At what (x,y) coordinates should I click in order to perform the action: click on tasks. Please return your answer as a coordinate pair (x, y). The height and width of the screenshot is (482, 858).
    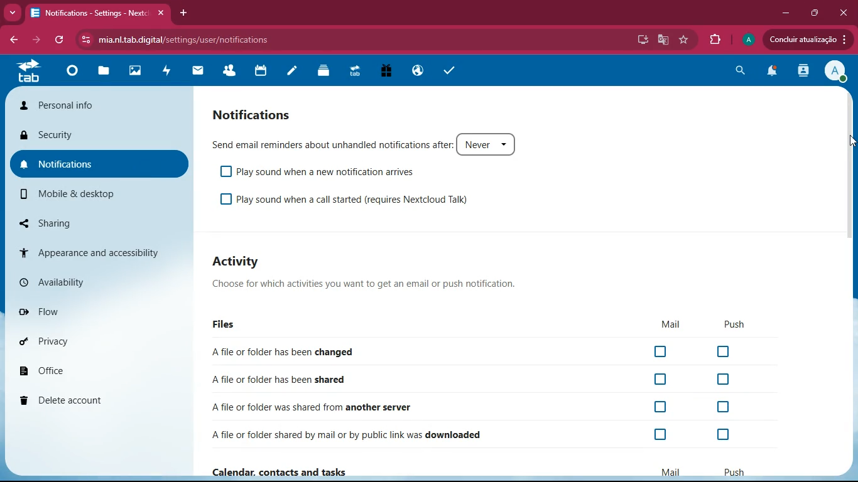
    Looking at the image, I should click on (451, 72).